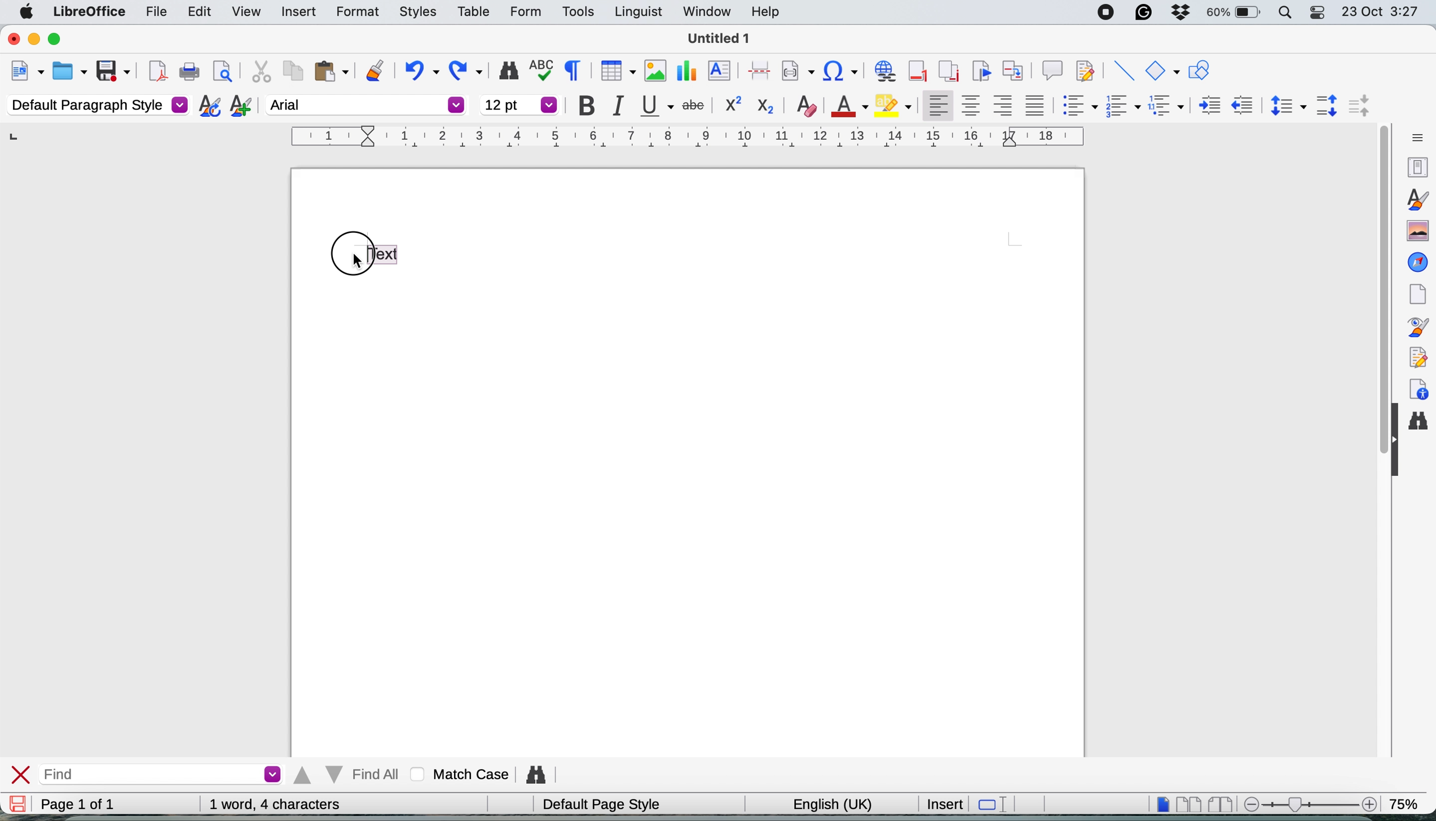 This screenshot has width=1436, height=821. I want to click on redo, so click(469, 71).